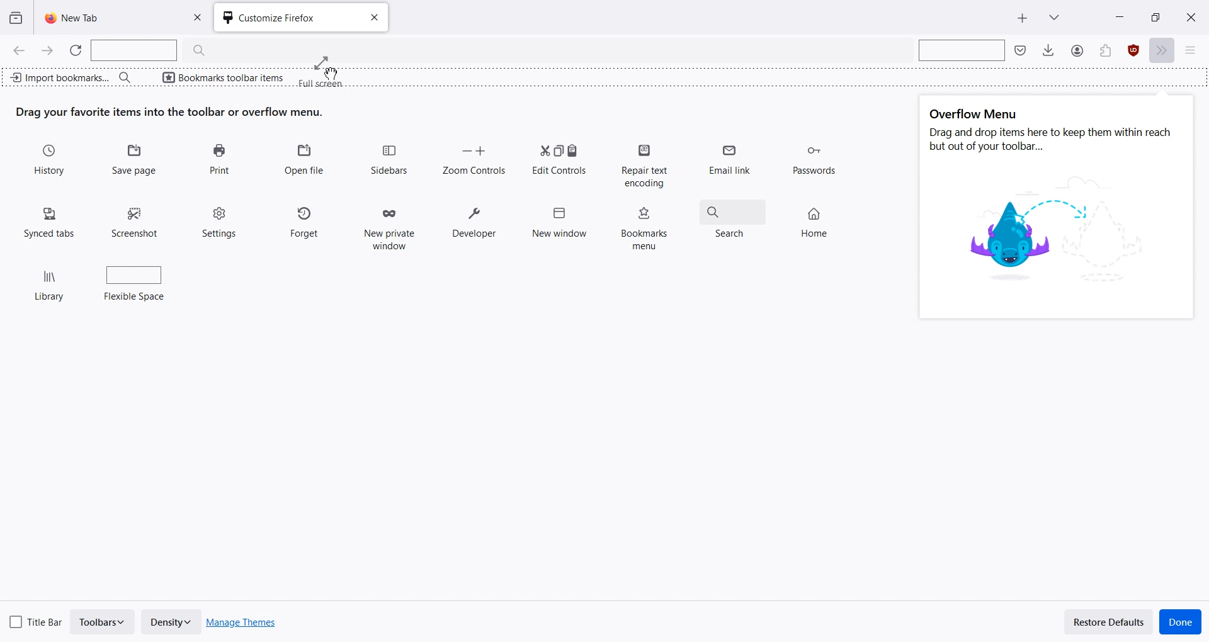 The height and width of the screenshot is (642, 1209). What do you see at coordinates (16, 18) in the screenshot?
I see `View recent browsing` at bounding box center [16, 18].